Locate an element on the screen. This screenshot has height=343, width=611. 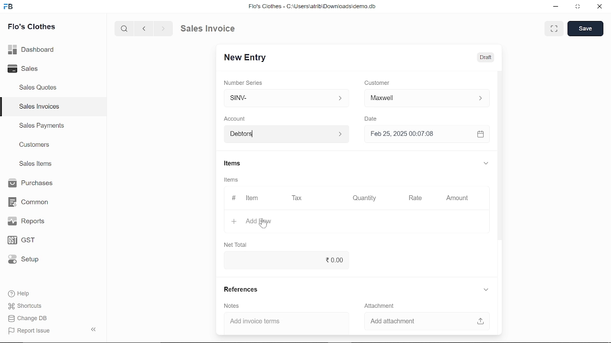
Net Total is located at coordinates (234, 244).